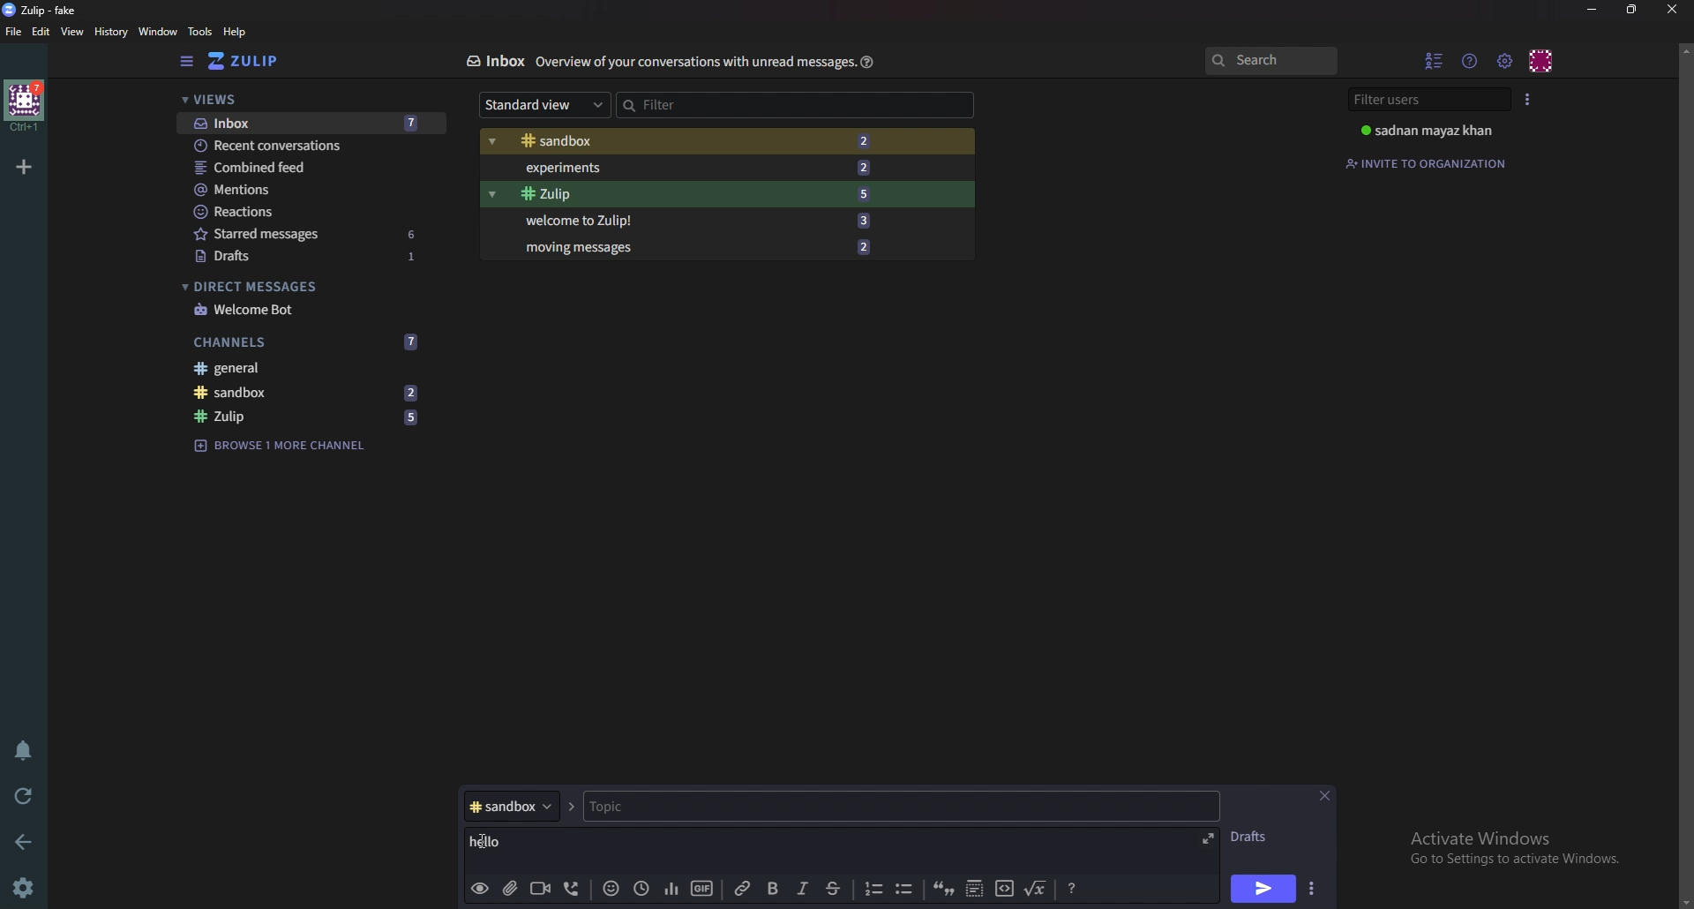 The height and width of the screenshot is (909, 1694). Describe the element at coordinates (41, 32) in the screenshot. I see `Edit` at that location.